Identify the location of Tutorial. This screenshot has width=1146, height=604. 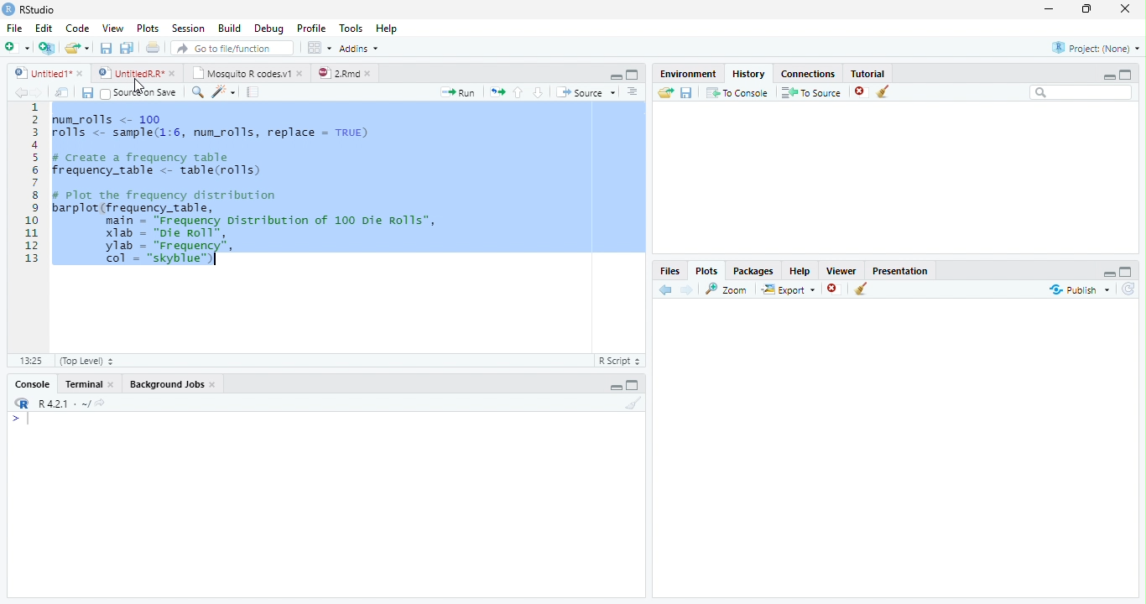
(867, 72).